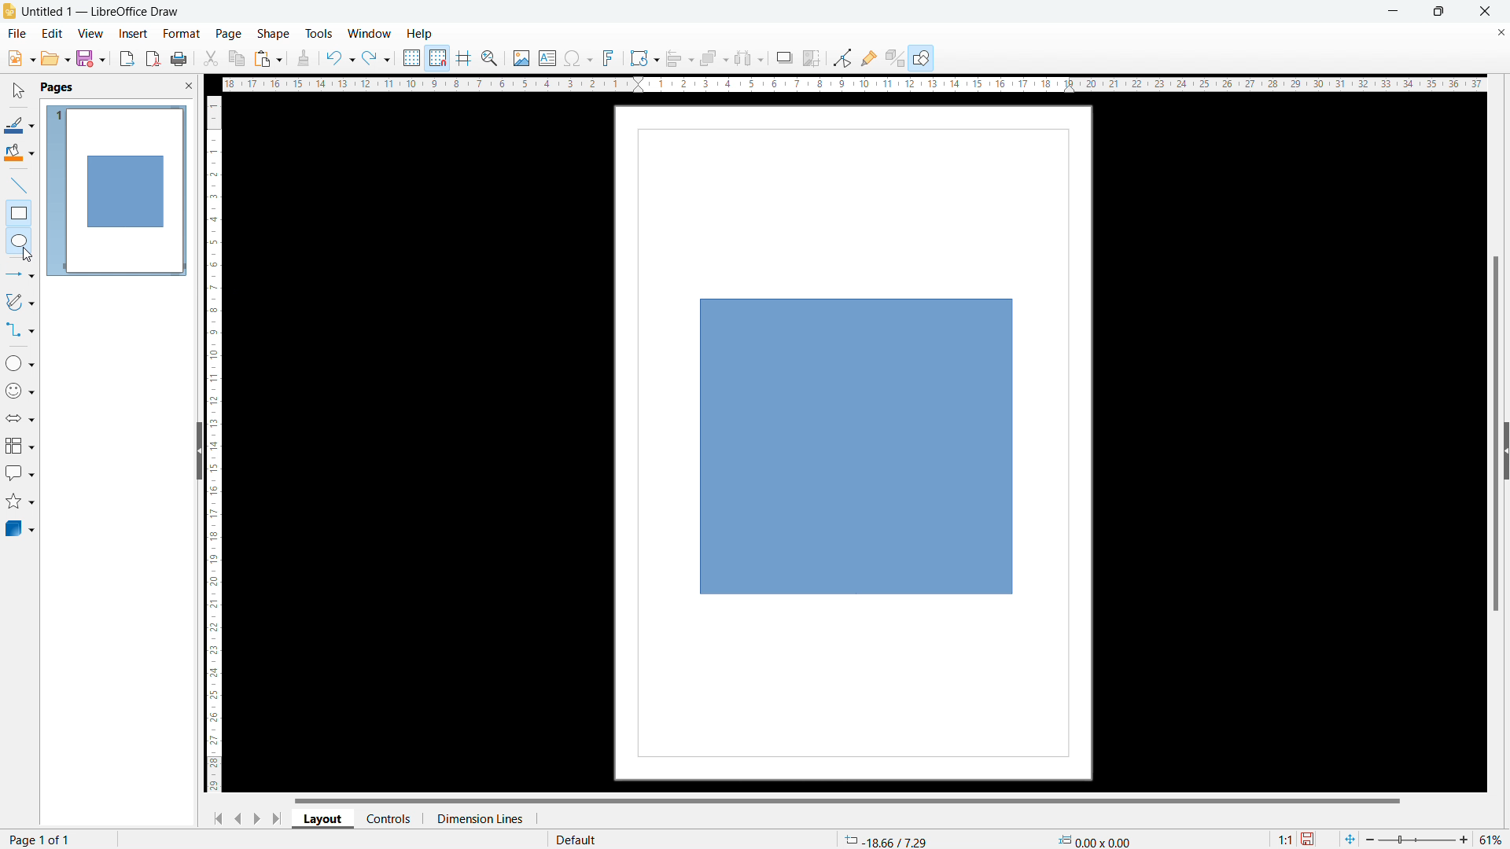  Describe the element at coordinates (178, 60) in the screenshot. I see `print` at that location.